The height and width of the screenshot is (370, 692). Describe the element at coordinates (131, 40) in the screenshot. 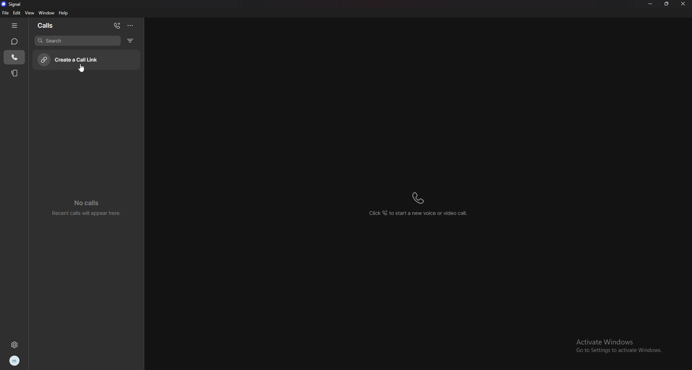

I see `filter` at that location.